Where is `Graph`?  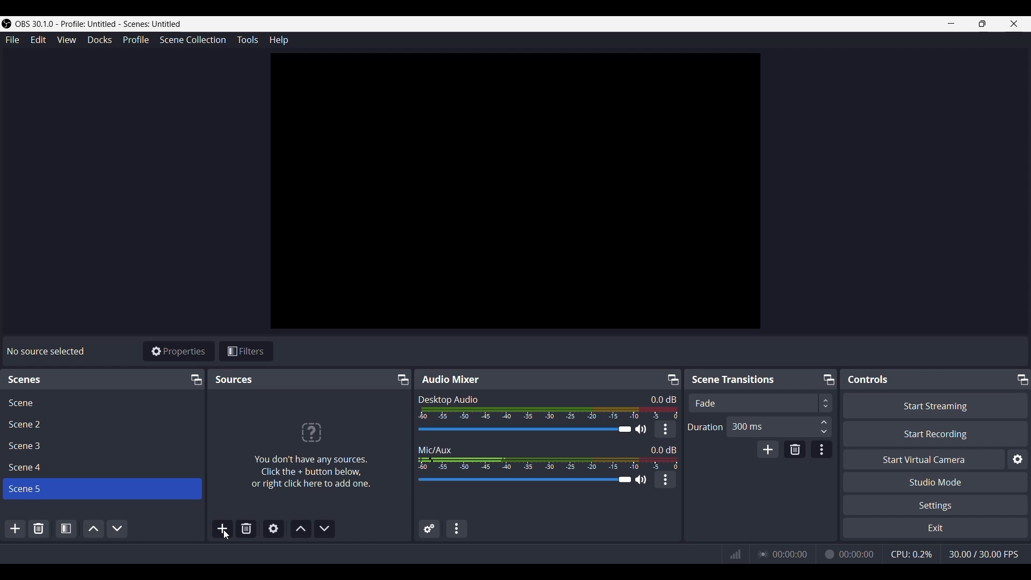 Graph is located at coordinates (735, 554).